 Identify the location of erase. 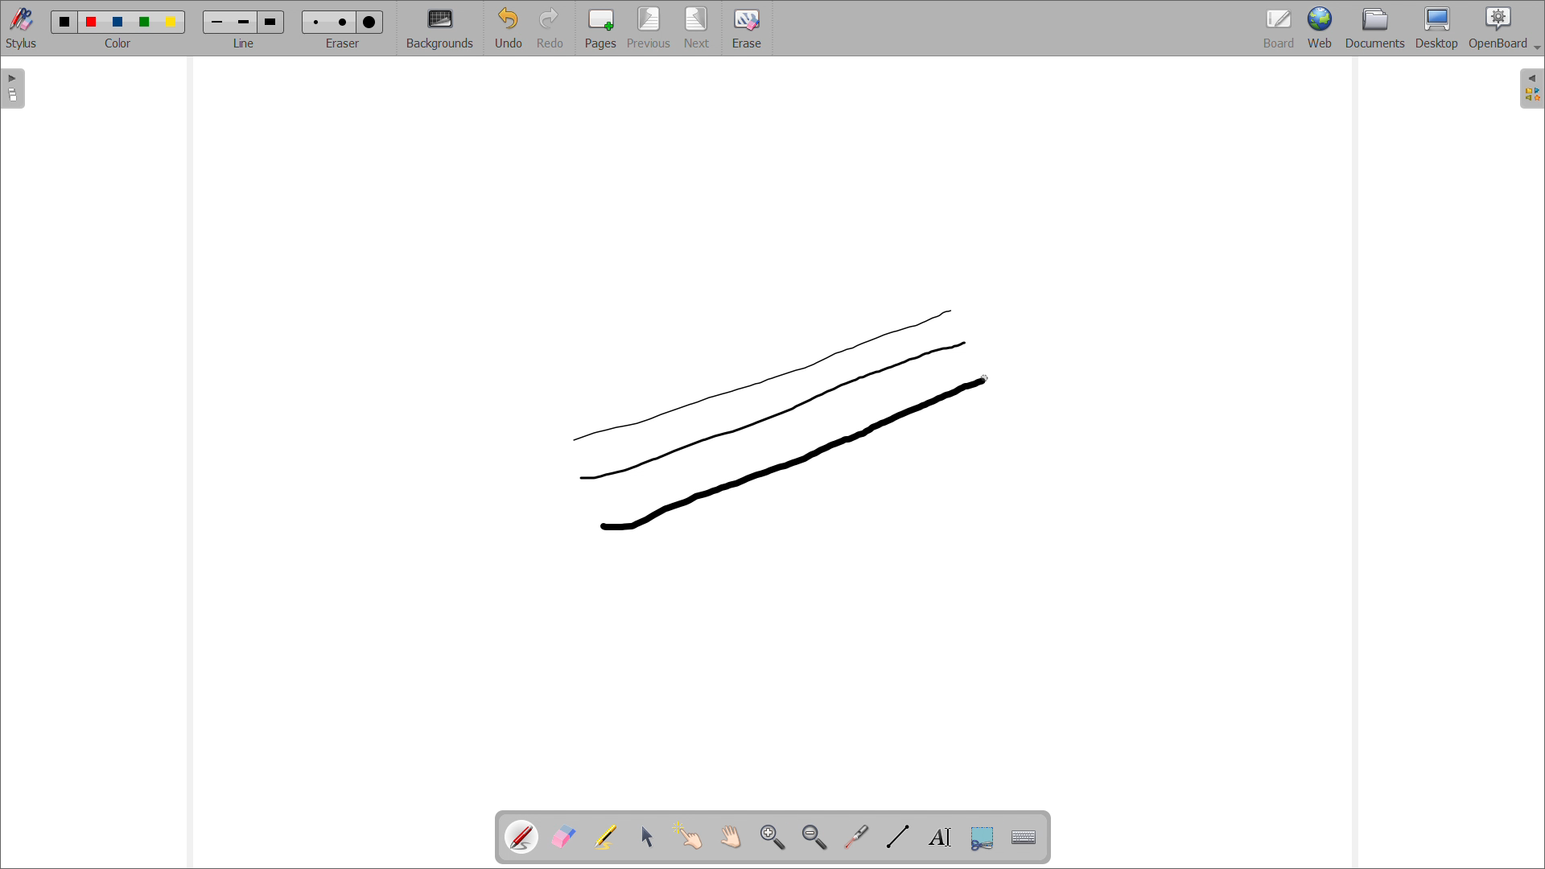
(747, 28).